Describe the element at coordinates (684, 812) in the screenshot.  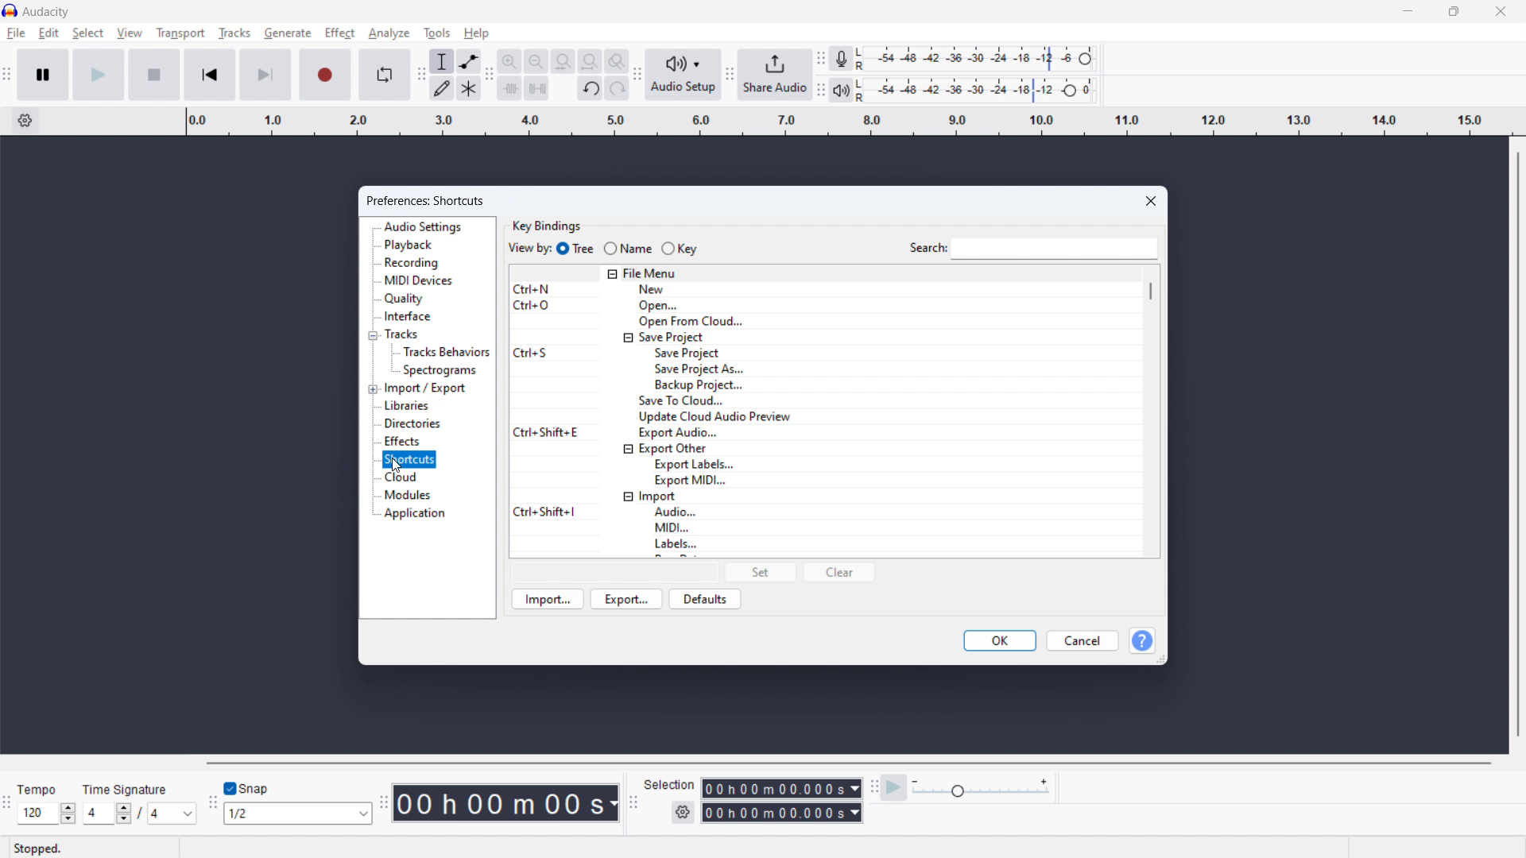
I see `selection settings` at that location.